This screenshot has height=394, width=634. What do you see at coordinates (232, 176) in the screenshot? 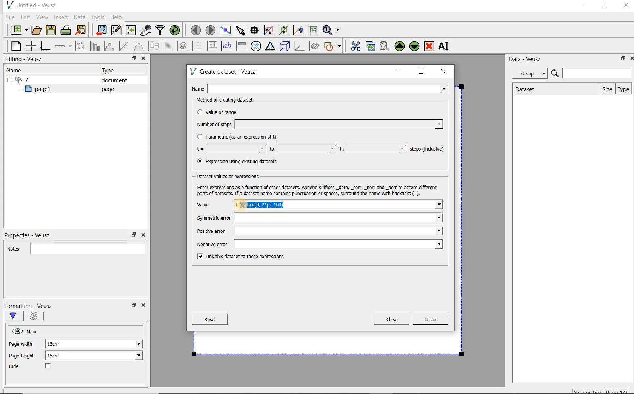
I see `Dataset values or expressions` at bounding box center [232, 176].